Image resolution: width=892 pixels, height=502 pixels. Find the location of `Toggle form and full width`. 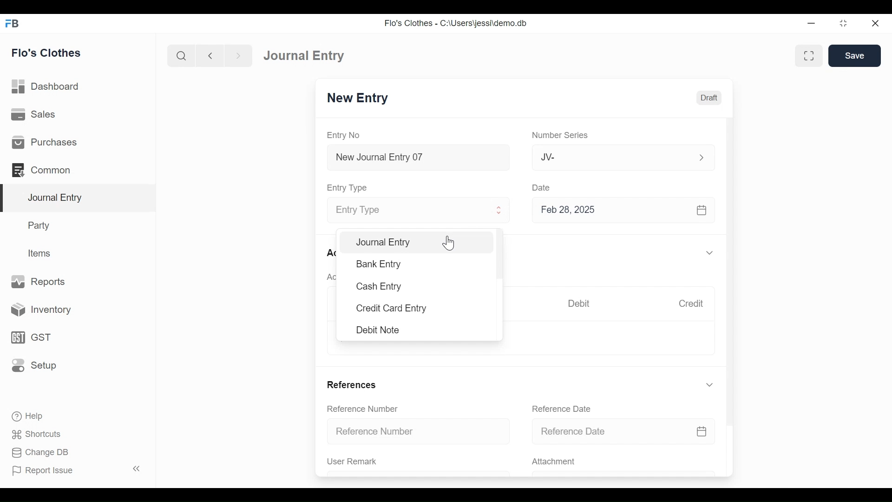

Toggle form and full width is located at coordinates (809, 56).